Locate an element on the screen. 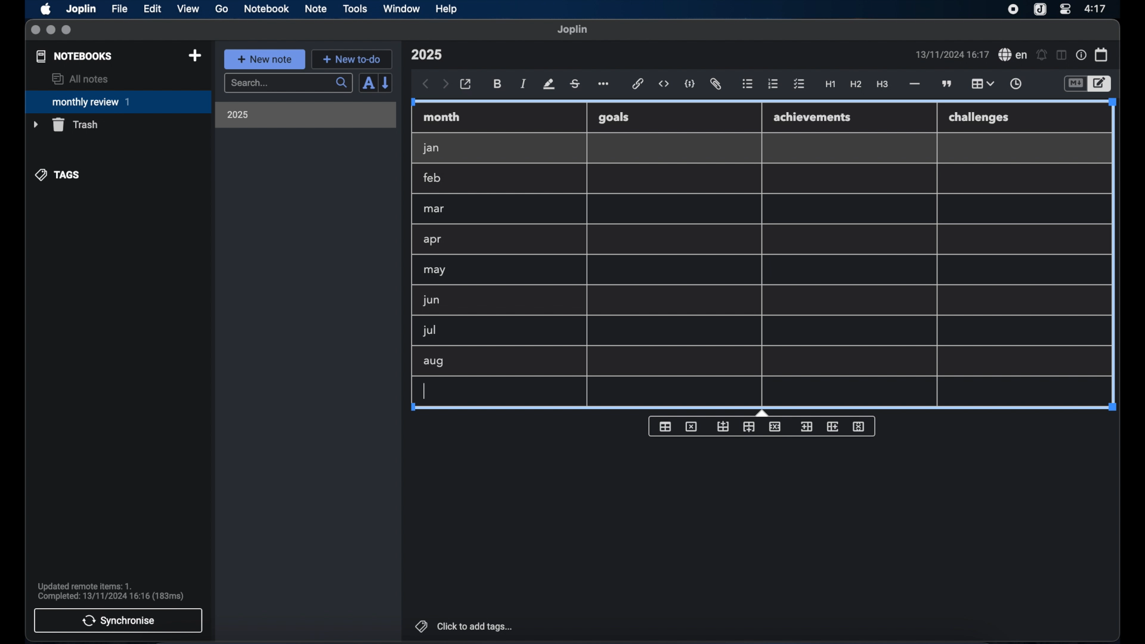 This screenshot has height=644, width=1145. sync notification is located at coordinates (111, 592).